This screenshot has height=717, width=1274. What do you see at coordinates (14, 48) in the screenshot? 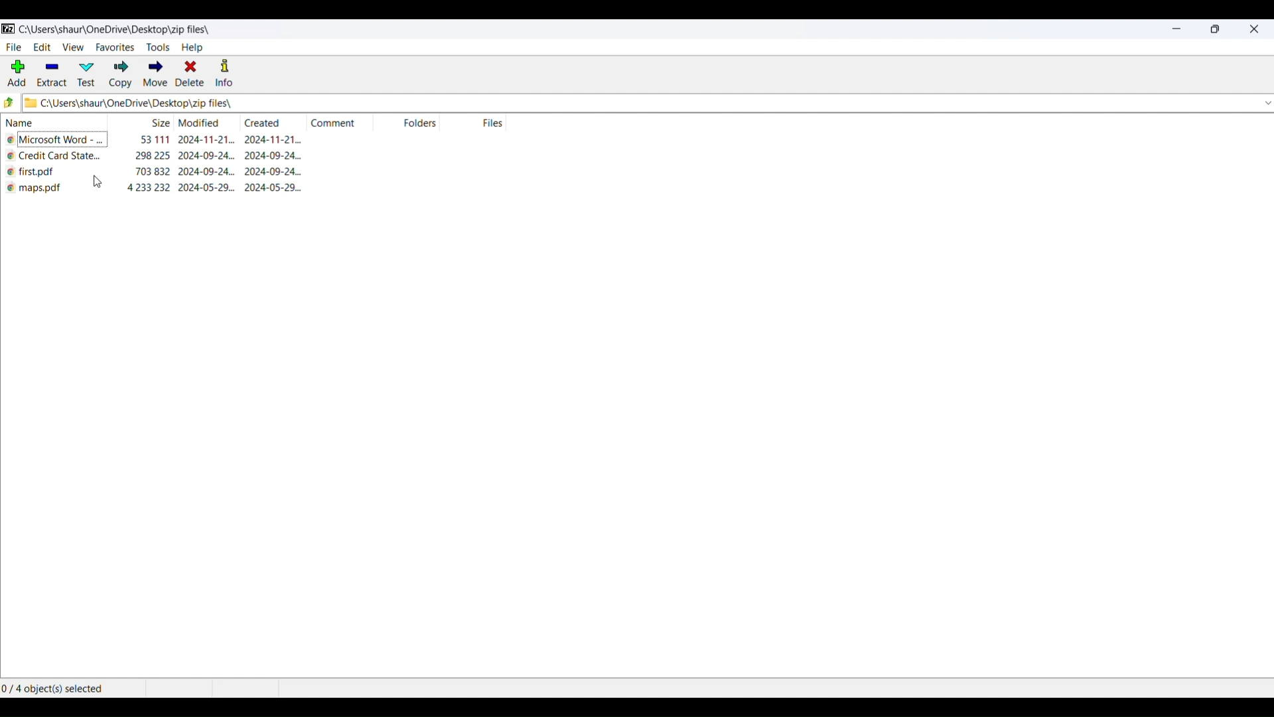
I see `file` at bounding box center [14, 48].